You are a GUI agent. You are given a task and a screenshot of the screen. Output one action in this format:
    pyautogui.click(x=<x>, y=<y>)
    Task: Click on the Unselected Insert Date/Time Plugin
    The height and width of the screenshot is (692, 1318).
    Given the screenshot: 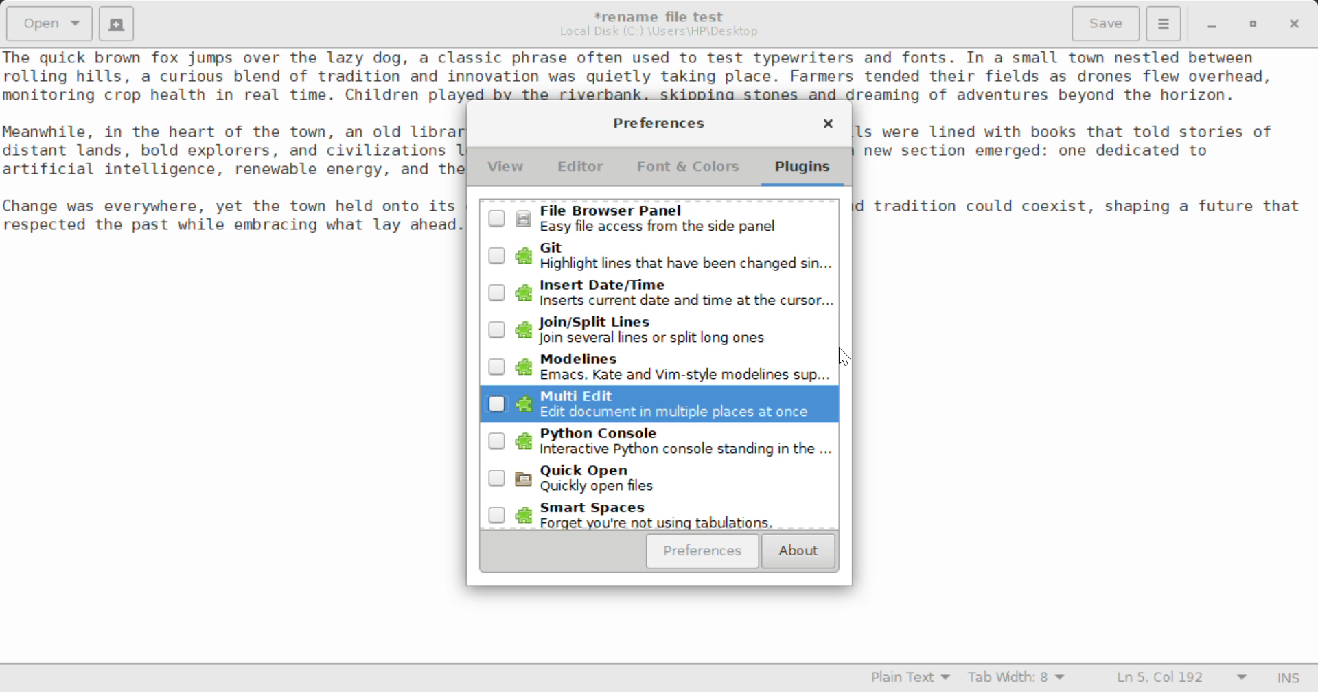 What is the action you would take?
    pyautogui.click(x=656, y=290)
    